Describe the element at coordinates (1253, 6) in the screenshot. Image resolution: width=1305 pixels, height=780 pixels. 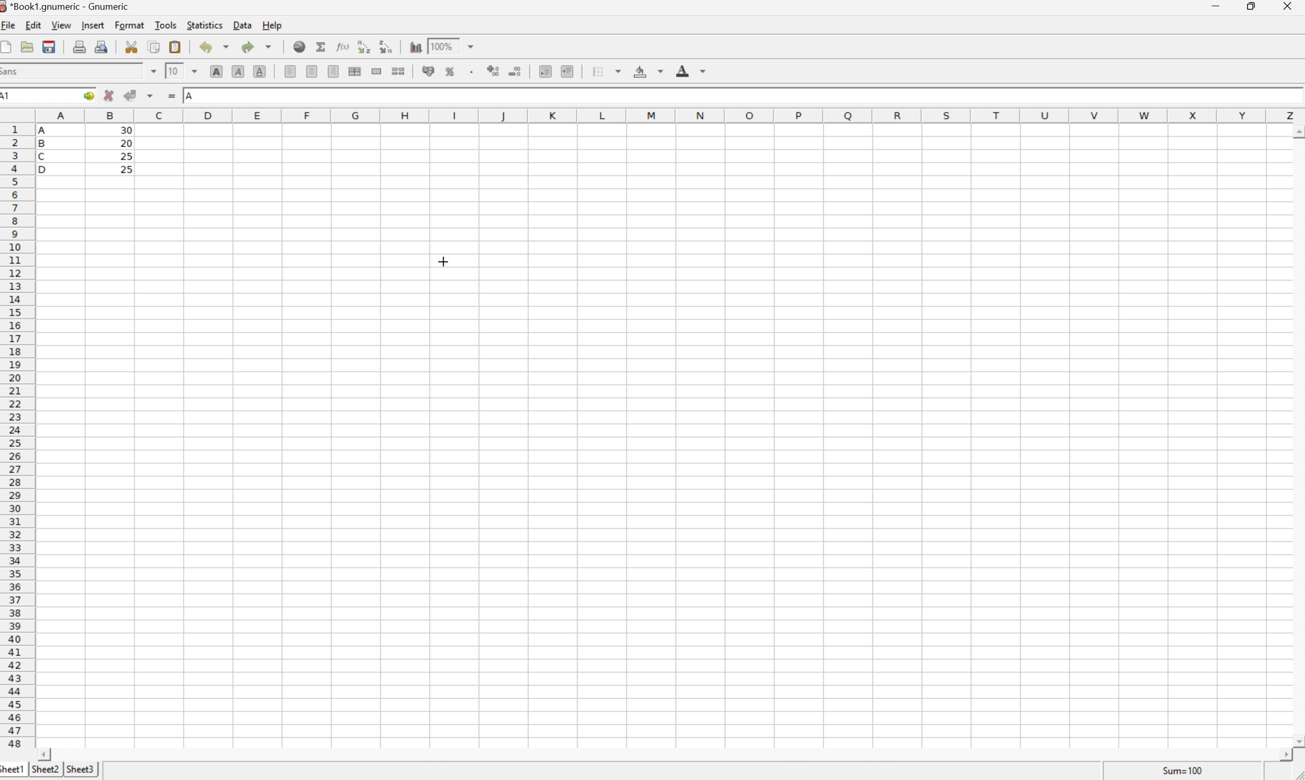
I see `Restore Down` at that location.